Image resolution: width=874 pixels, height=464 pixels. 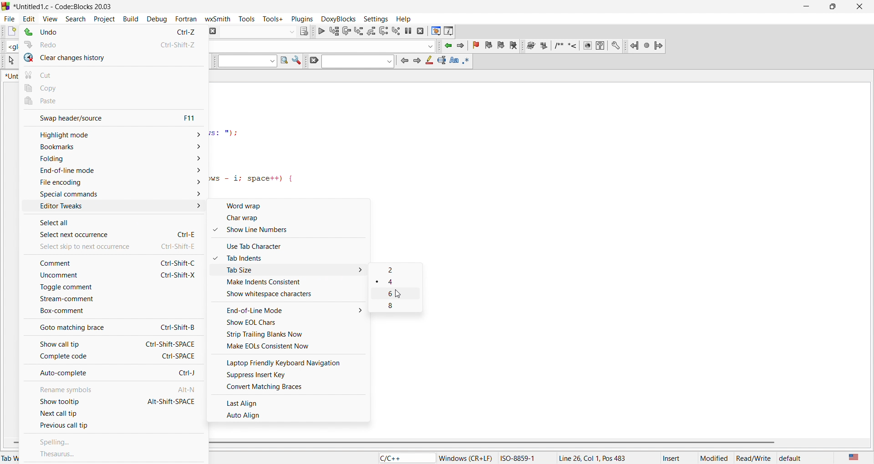 What do you see at coordinates (675, 457) in the screenshot?
I see `insert` at bounding box center [675, 457].